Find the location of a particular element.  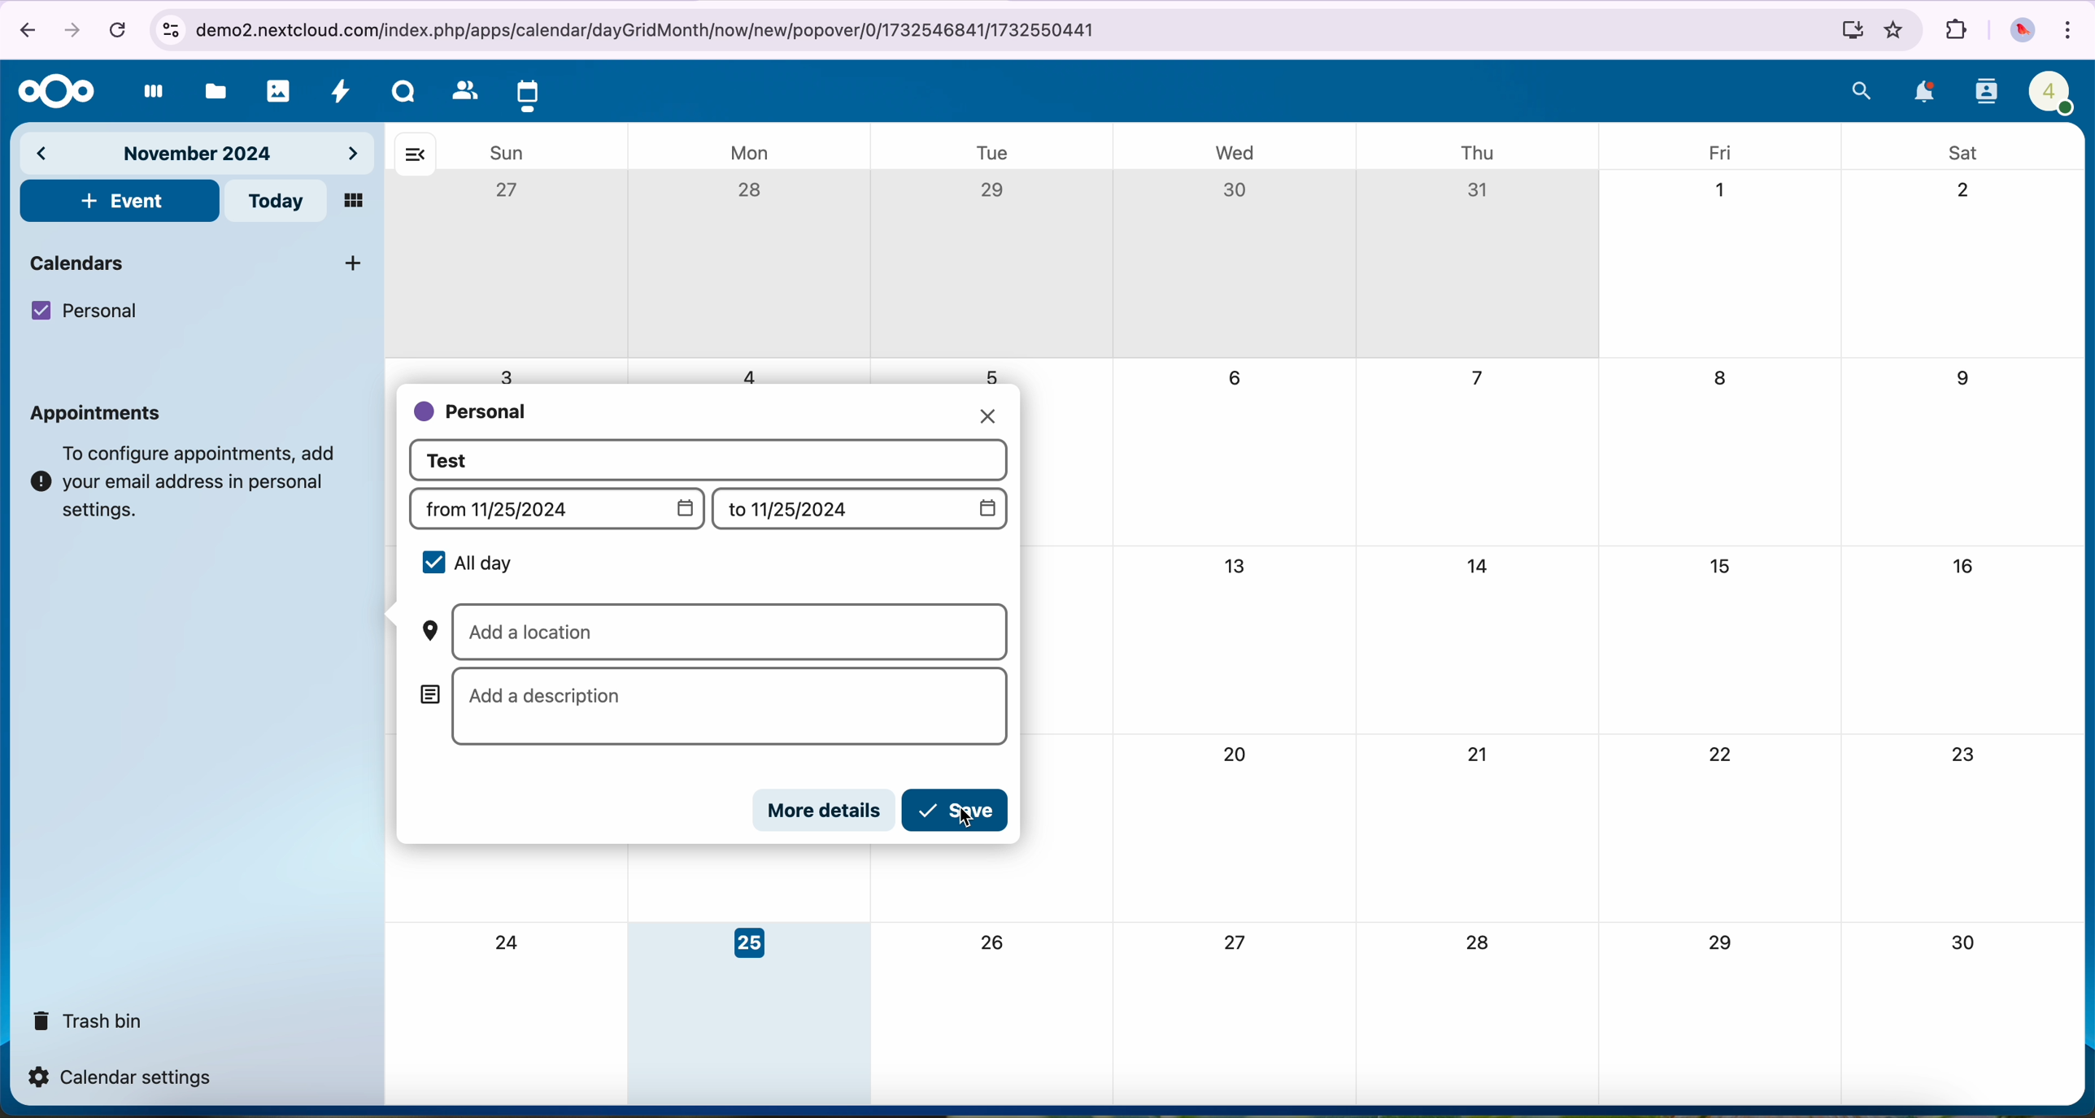

from (date) is located at coordinates (558, 510).